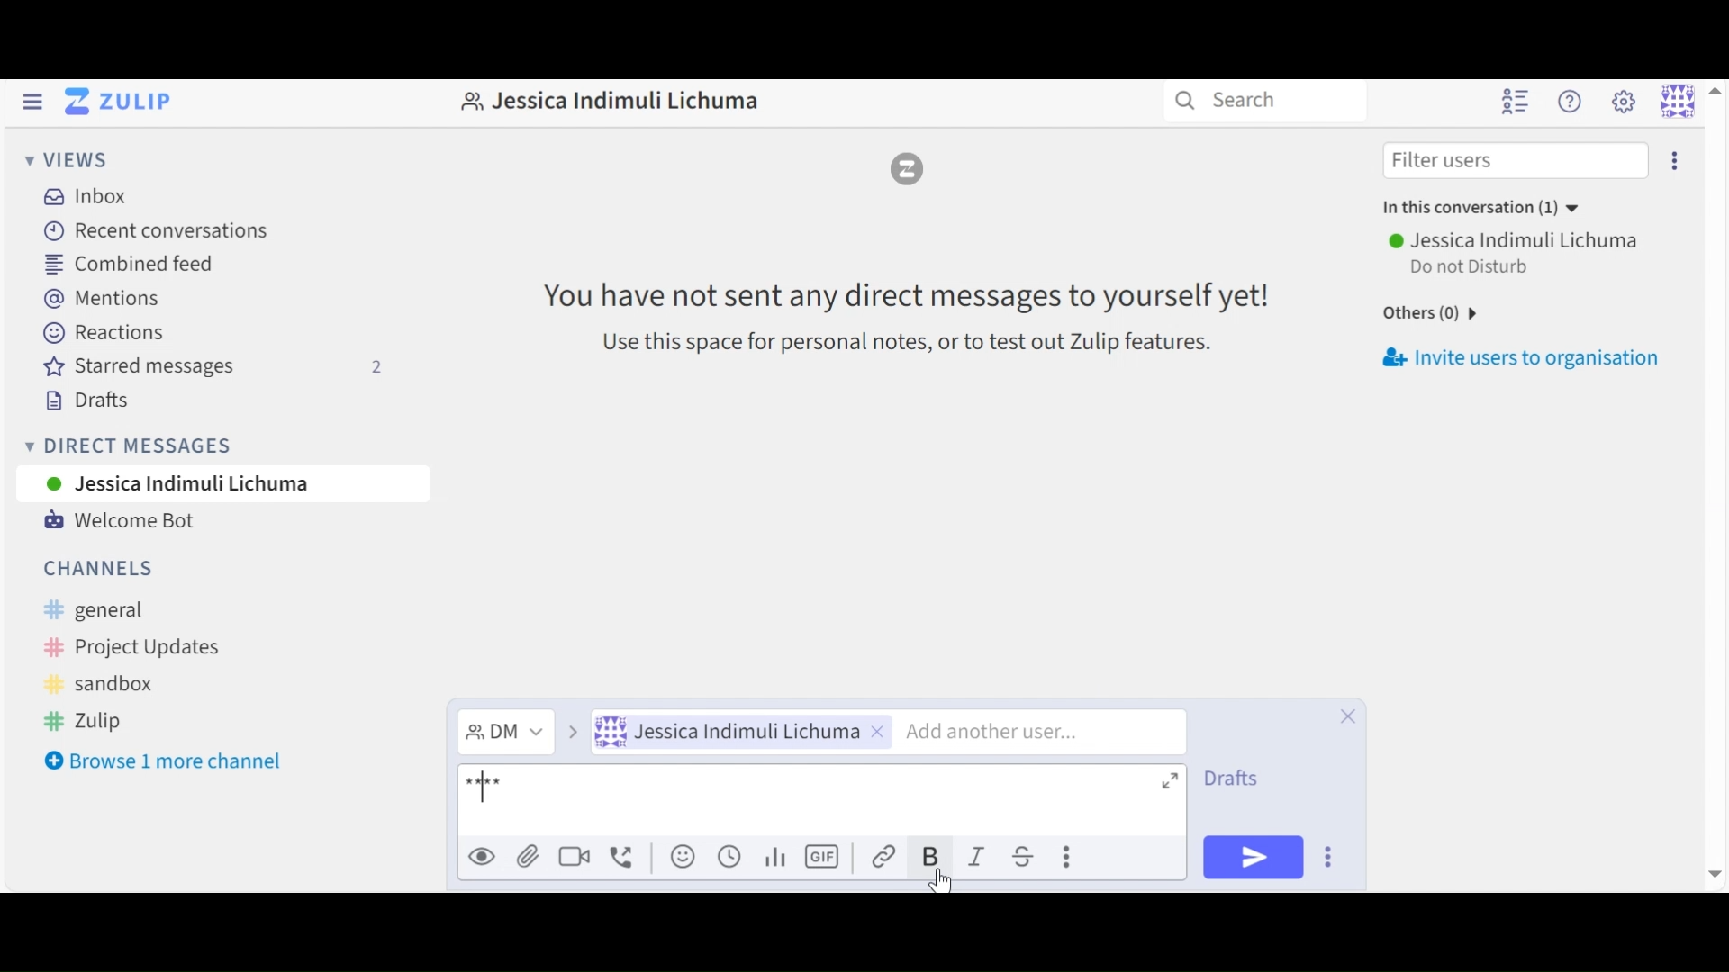  What do you see at coordinates (739, 732) in the screenshot?
I see `User` at bounding box center [739, 732].